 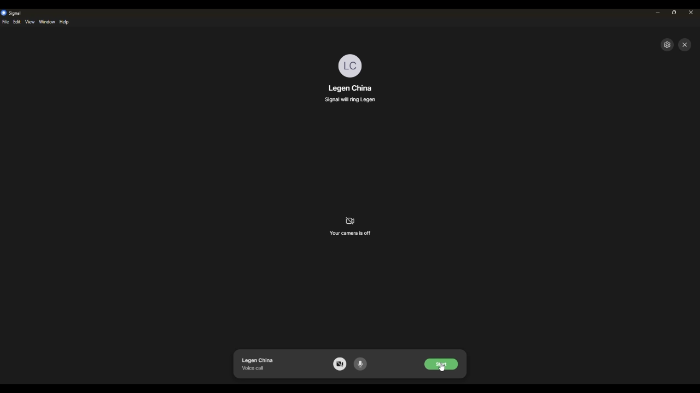 What do you see at coordinates (443, 368) in the screenshot?
I see `cursor` at bounding box center [443, 368].